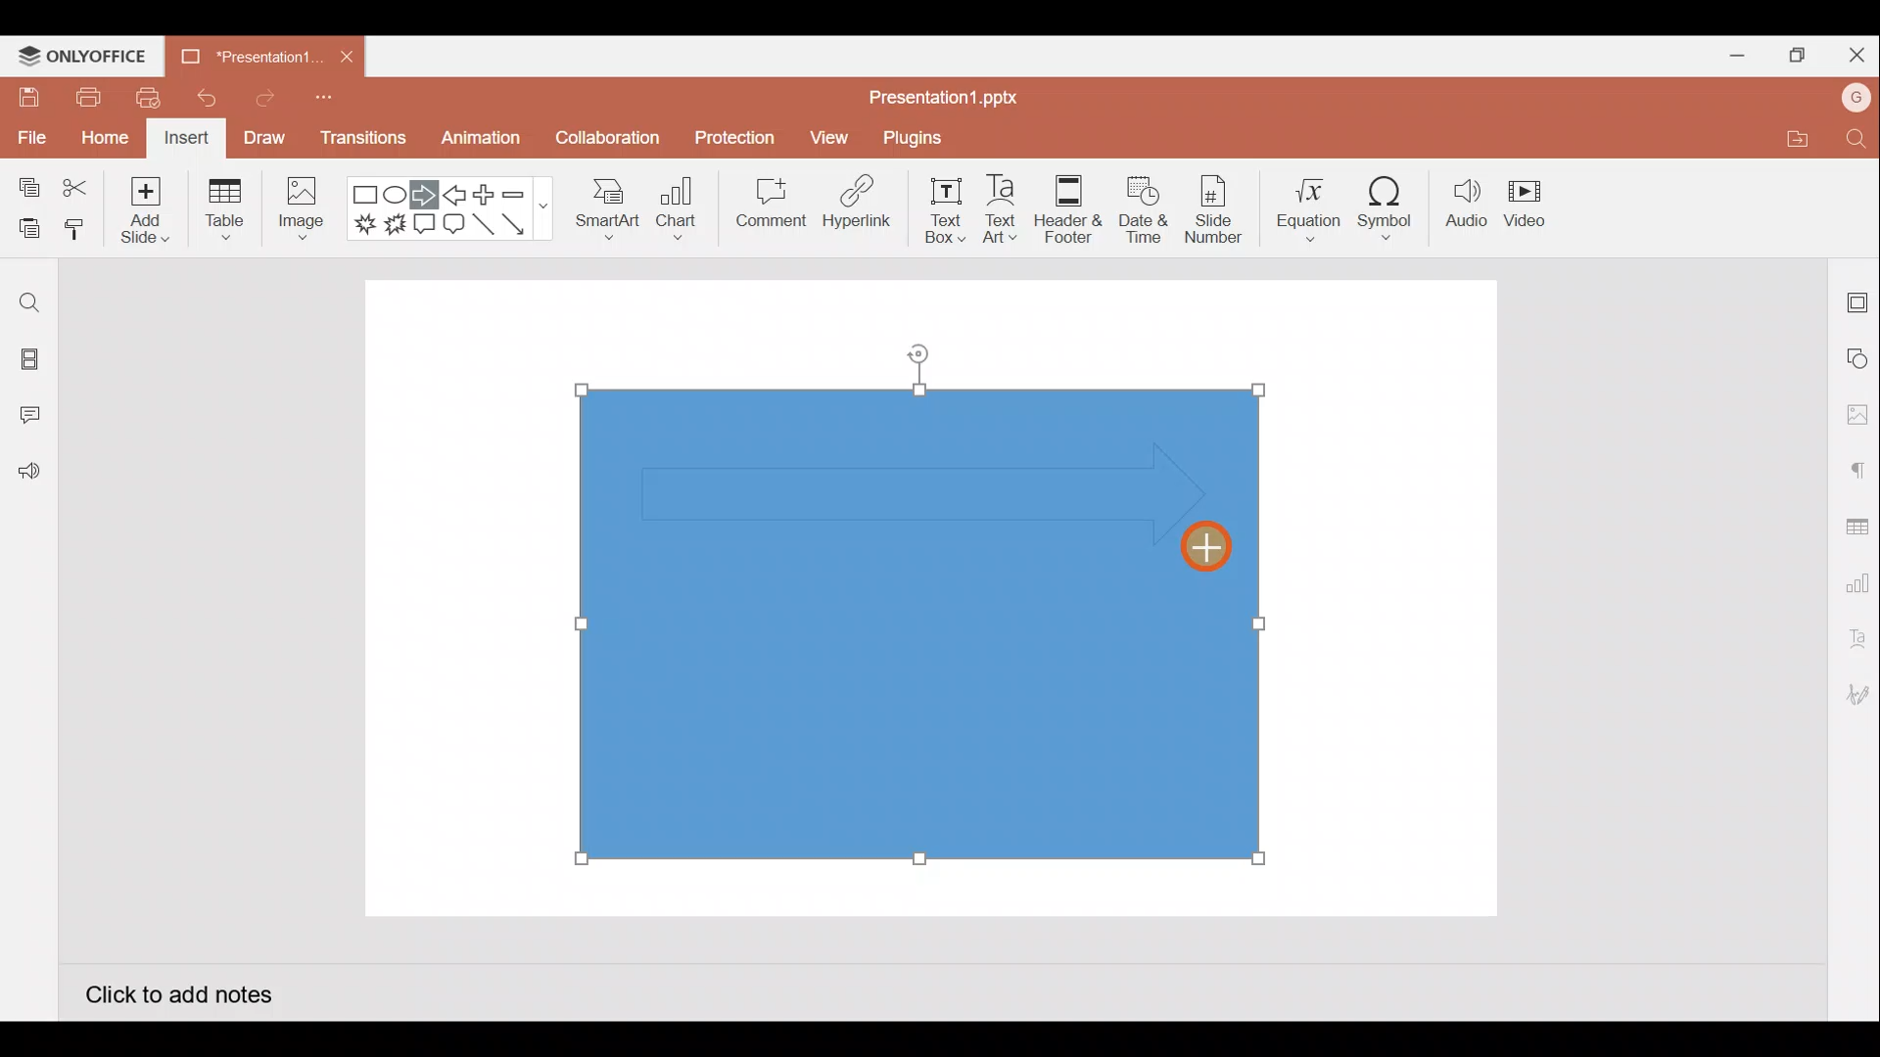  What do you see at coordinates (1858, 357) in the screenshot?
I see `Shape settings` at bounding box center [1858, 357].